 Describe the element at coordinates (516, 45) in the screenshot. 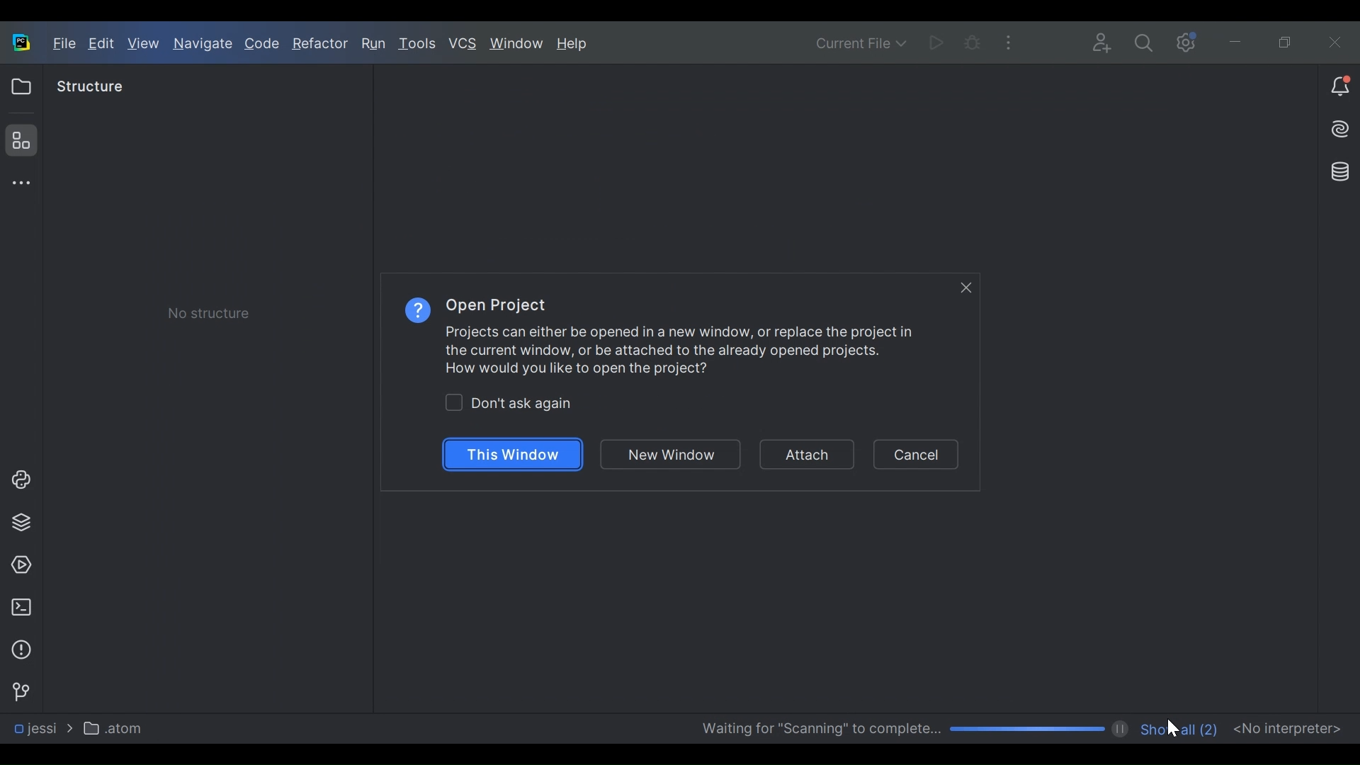

I see `Window` at that location.